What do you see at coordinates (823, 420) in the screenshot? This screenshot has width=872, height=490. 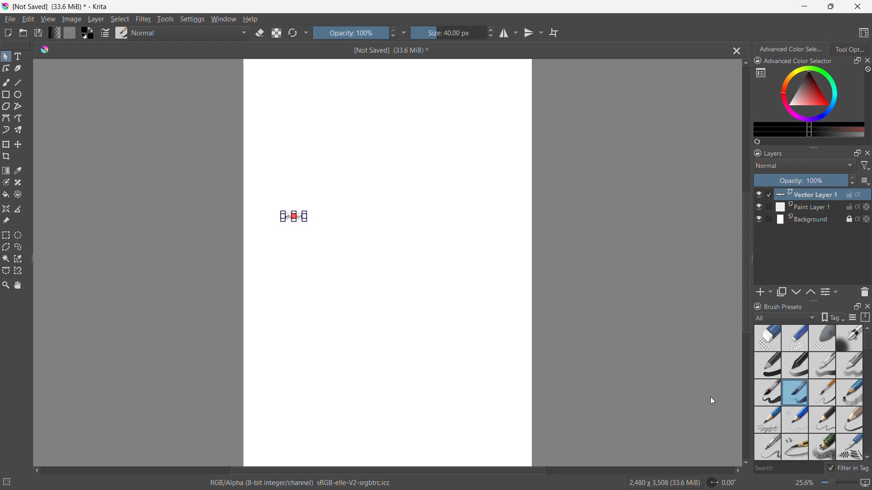 I see `small tip pencil` at bounding box center [823, 420].